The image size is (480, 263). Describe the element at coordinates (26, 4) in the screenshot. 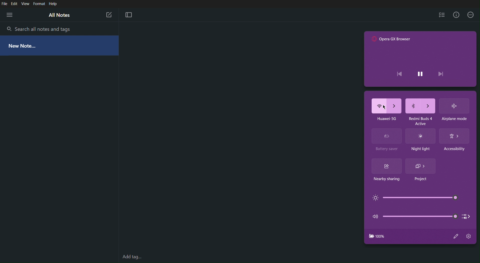

I see `View` at that location.